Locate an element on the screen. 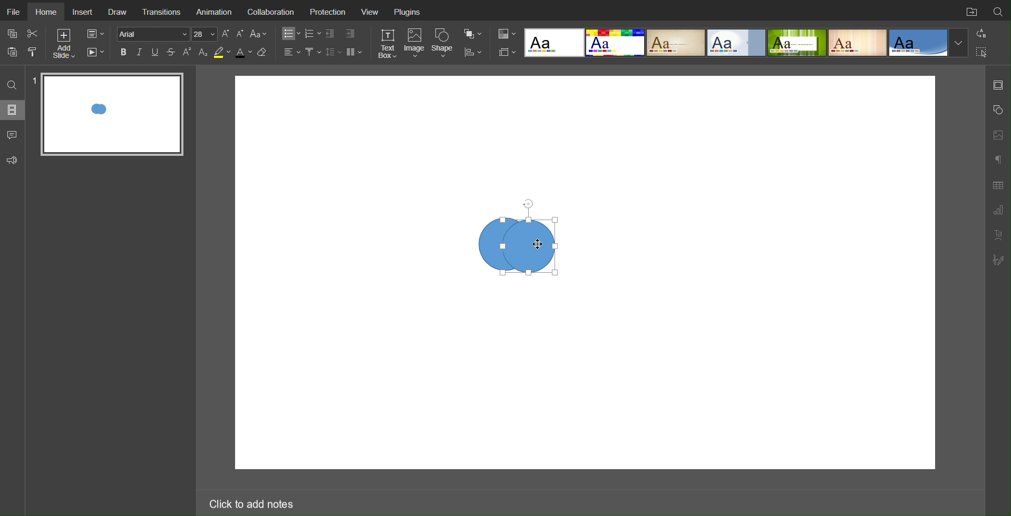 This screenshot has height=516, width=1011. Cut is located at coordinates (34, 33).